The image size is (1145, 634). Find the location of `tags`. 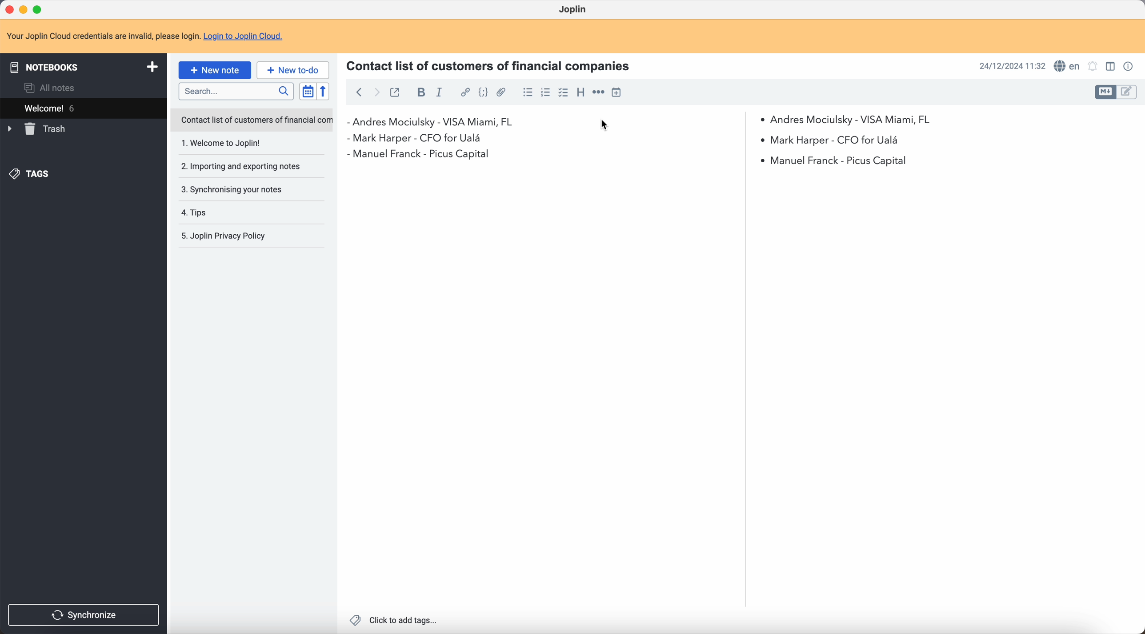

tags is located at coordinates (32, 174).